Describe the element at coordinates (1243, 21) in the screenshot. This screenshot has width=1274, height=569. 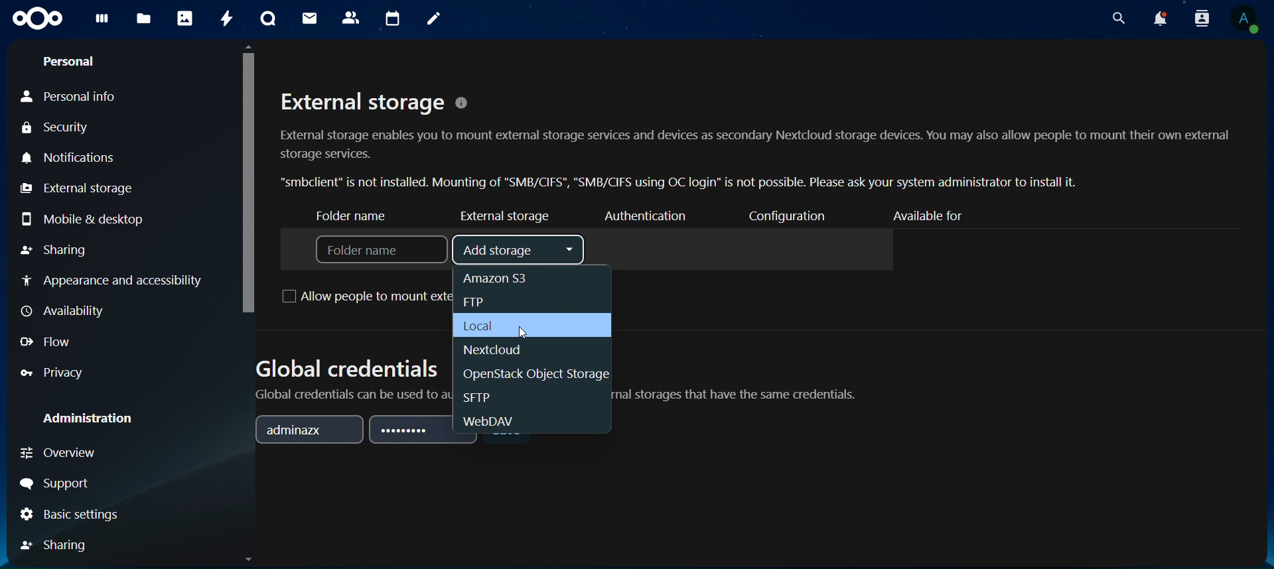
I see `view profile` at that location.